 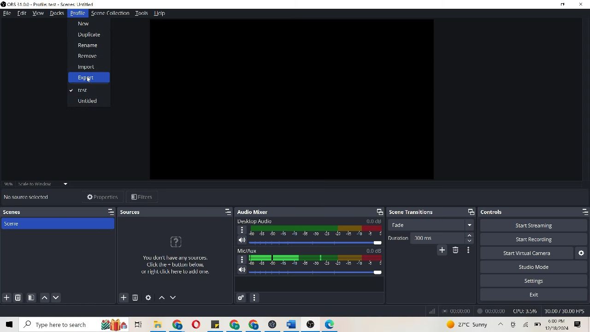 I want to click on icons, so click(x=123, y=324).